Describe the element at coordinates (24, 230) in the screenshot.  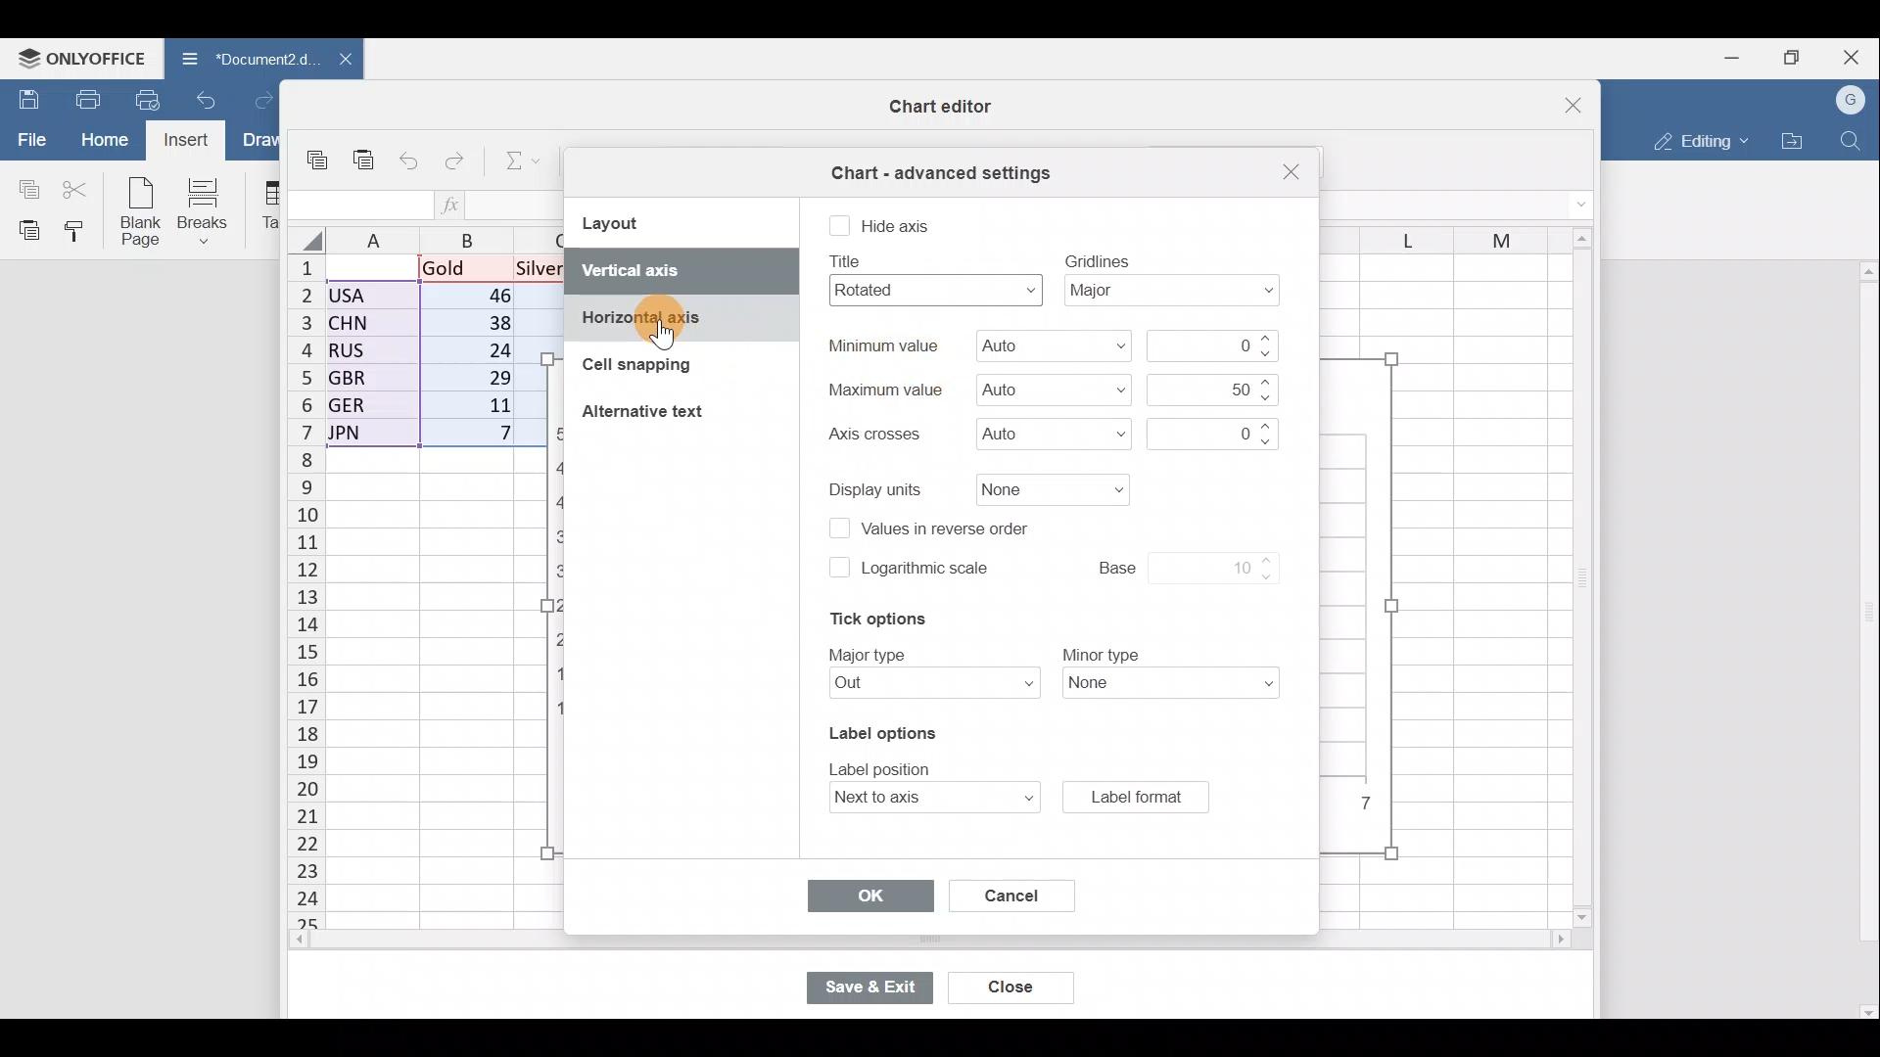
I see `Paste` at that location.